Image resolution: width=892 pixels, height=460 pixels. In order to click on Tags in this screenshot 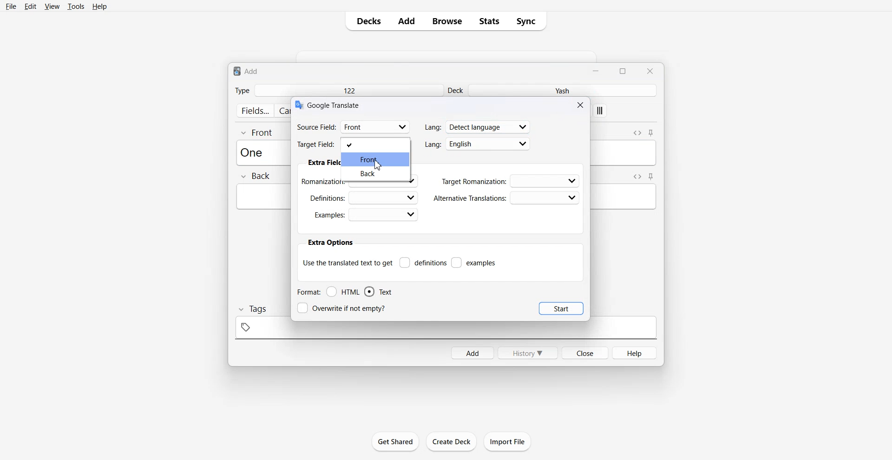, I will do `click(252, 309)`.